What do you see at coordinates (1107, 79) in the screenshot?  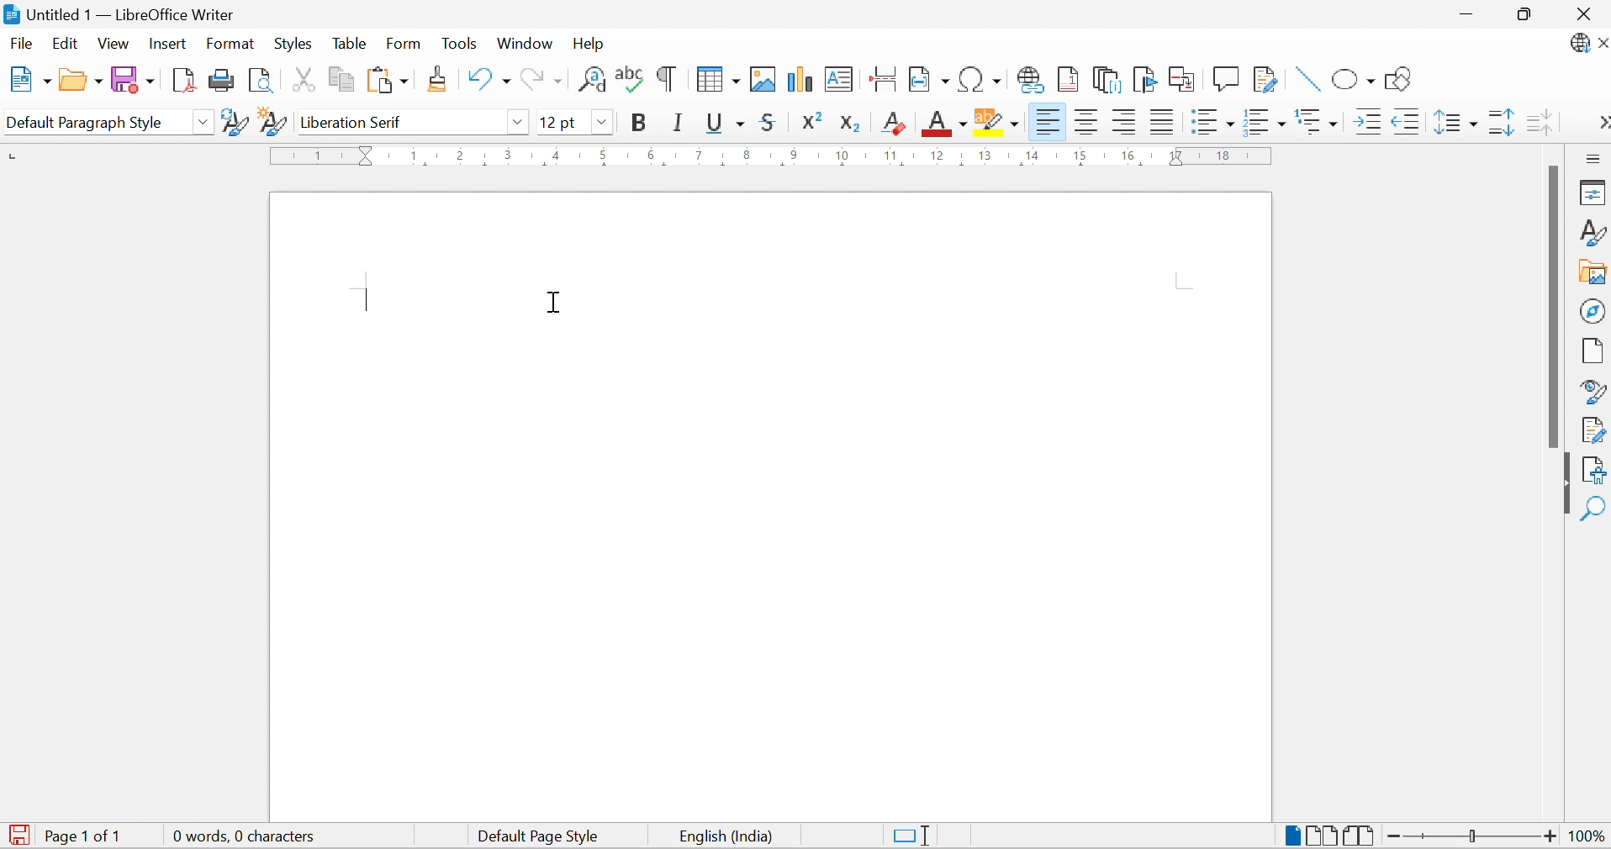 I see `Insert Endnote` at bounding box center [1107, 79].